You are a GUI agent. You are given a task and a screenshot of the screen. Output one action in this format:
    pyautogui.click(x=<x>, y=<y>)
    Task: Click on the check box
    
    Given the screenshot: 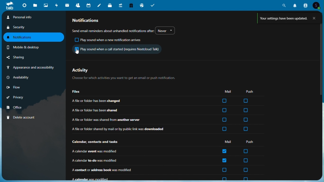 What is the action you would take?
    pyautogui.click(x=246, y=120)
    